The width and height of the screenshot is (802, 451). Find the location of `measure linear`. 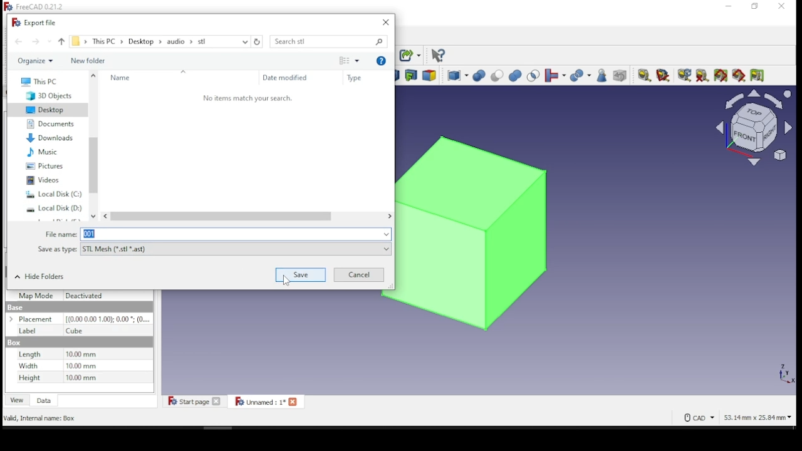

measure linear is located at coordinates (645, 75).